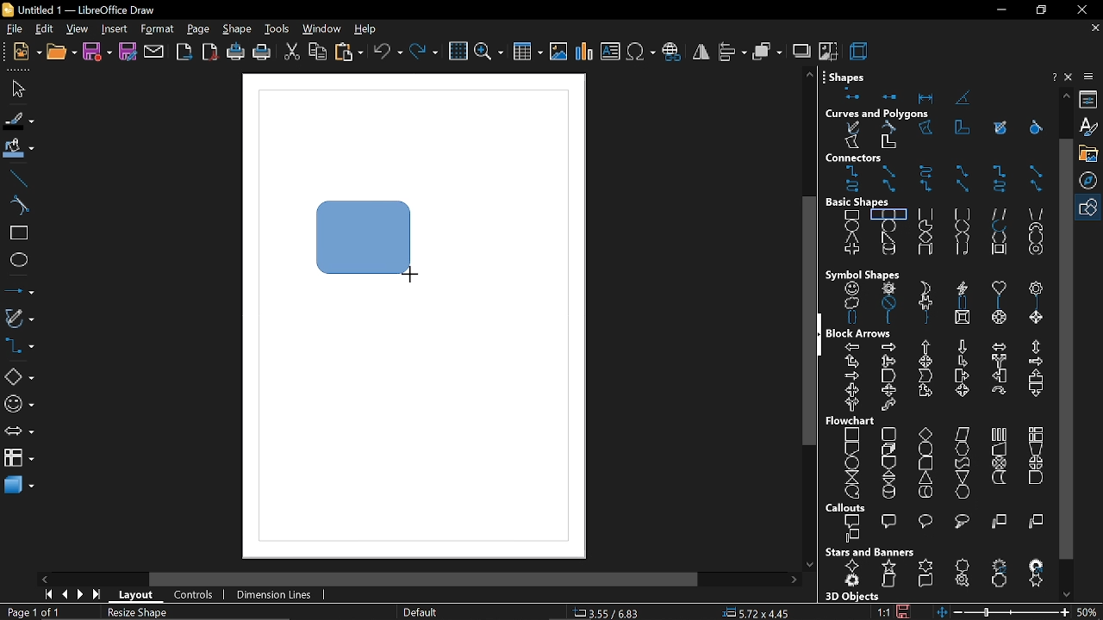 The image size is (1103, 620). Describe the element at coordinates (17, 487) in the screenshot. I see `3d shapes` at that location.